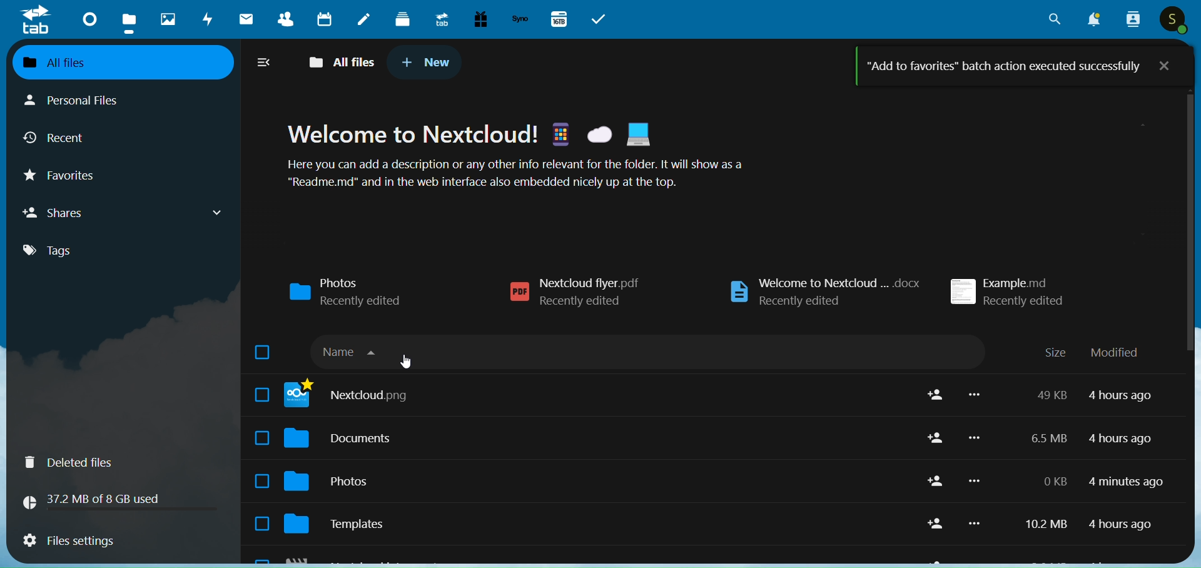 The image size is (1201, 568). I want to click on Cursor, so click(405, 362).